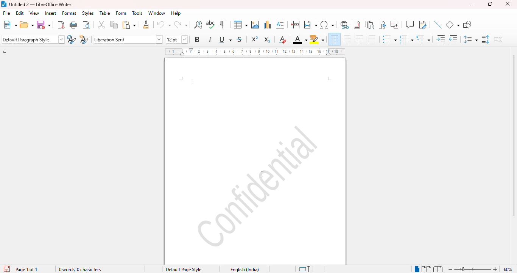  I want to click on bold, so click(197, 39).